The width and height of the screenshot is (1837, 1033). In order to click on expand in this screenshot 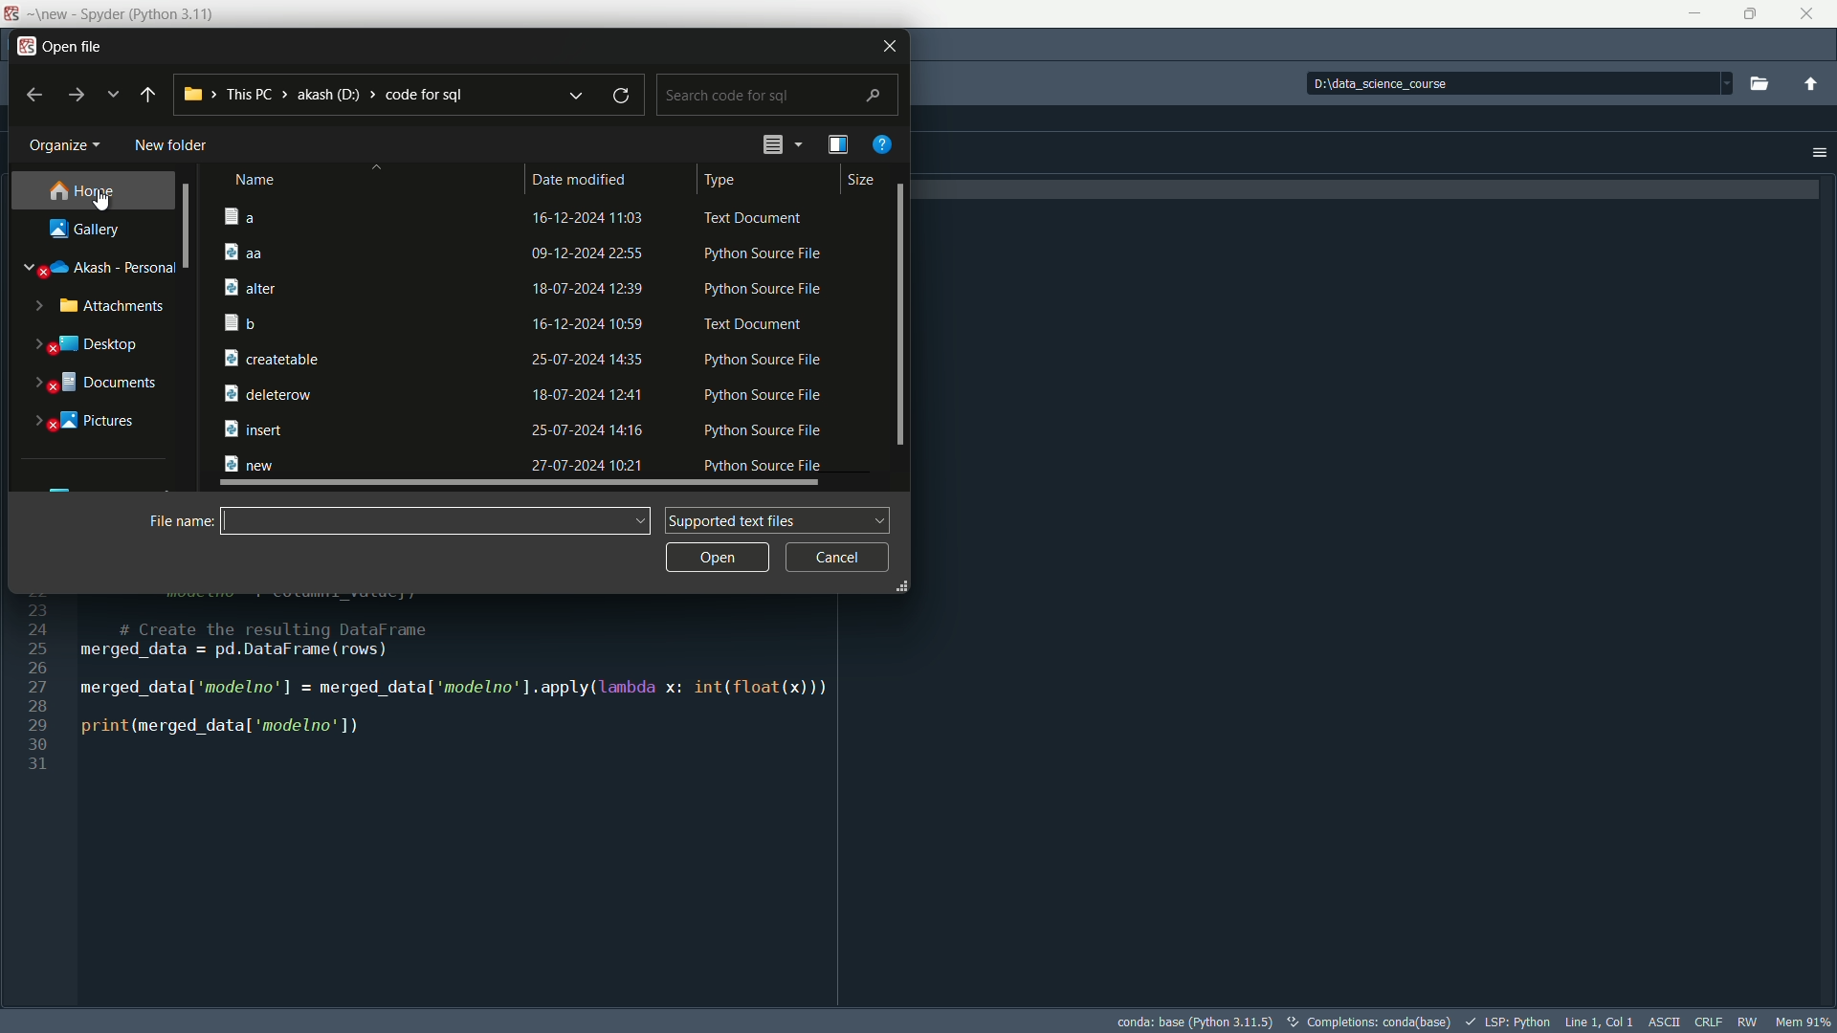, I will do `click(37, 422)`.